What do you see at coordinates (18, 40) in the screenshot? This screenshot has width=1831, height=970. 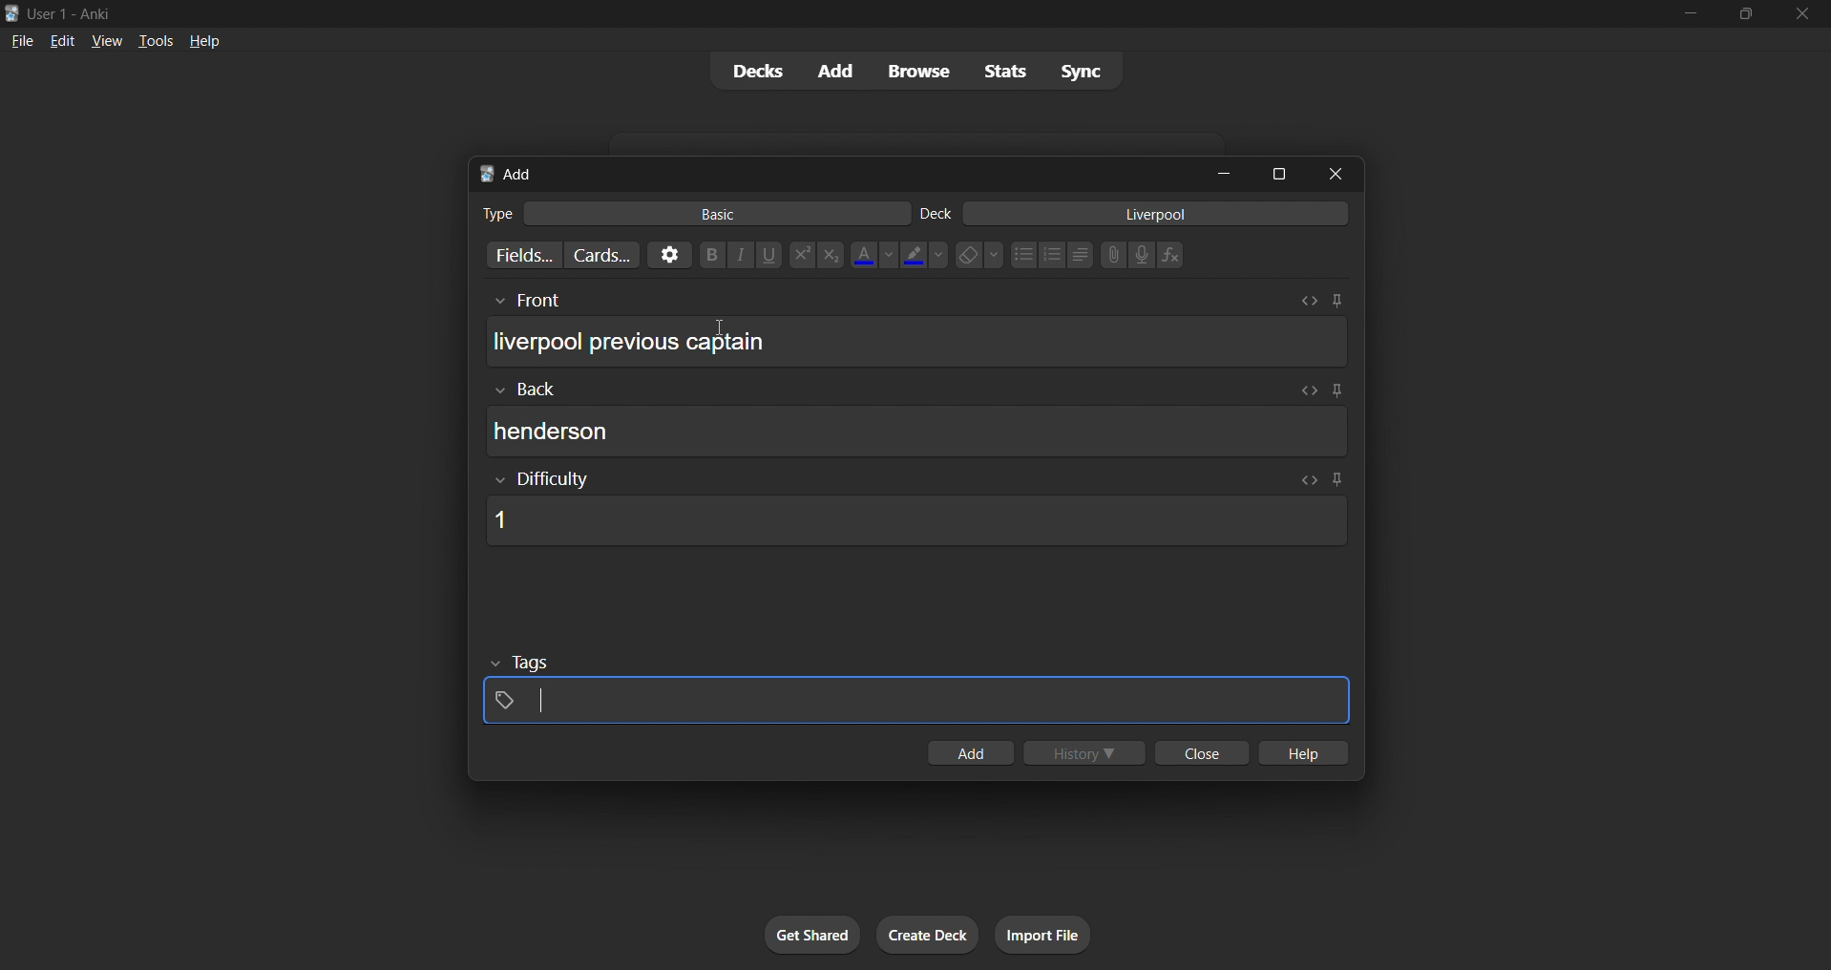 I see `file` at bounding box center [18, 40].